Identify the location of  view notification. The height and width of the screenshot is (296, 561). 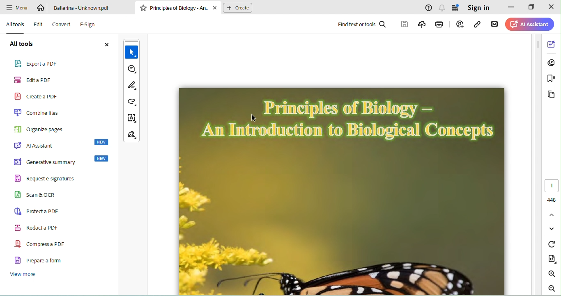
(443, 9).